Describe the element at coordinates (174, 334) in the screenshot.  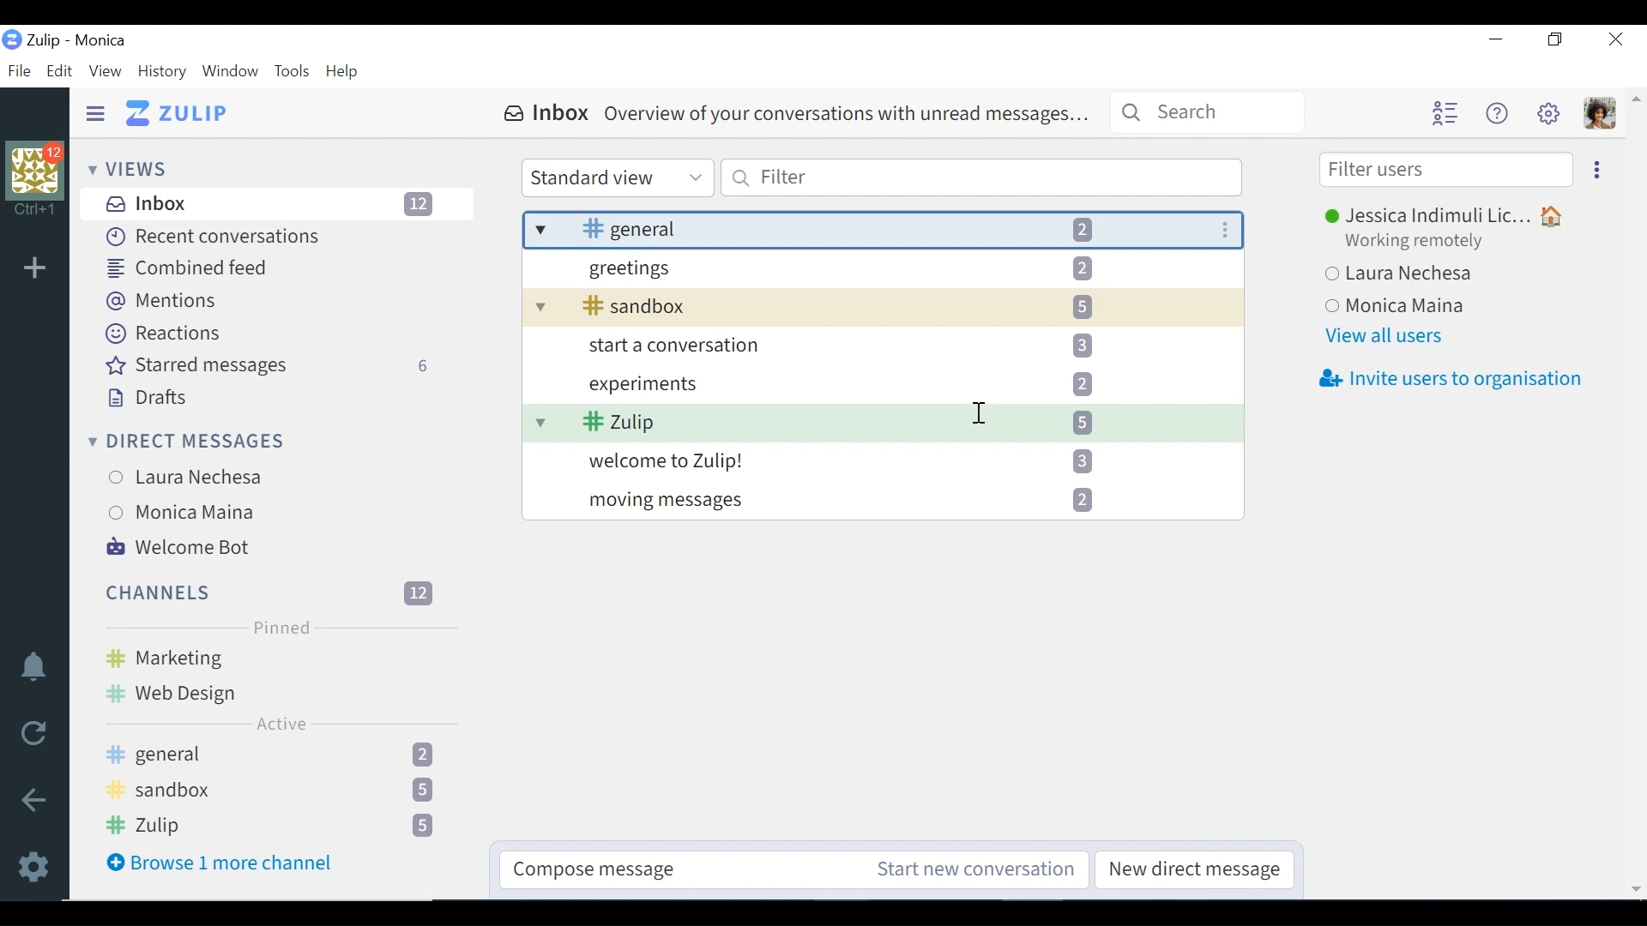
I see `Reactions` at that location.